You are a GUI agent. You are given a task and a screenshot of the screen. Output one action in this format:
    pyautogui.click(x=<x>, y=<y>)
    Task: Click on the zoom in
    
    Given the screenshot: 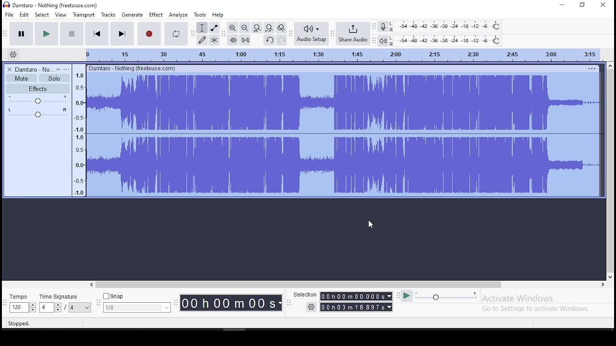 What is the action you would take?
    pyautogui.click(x=232, y=28)
    